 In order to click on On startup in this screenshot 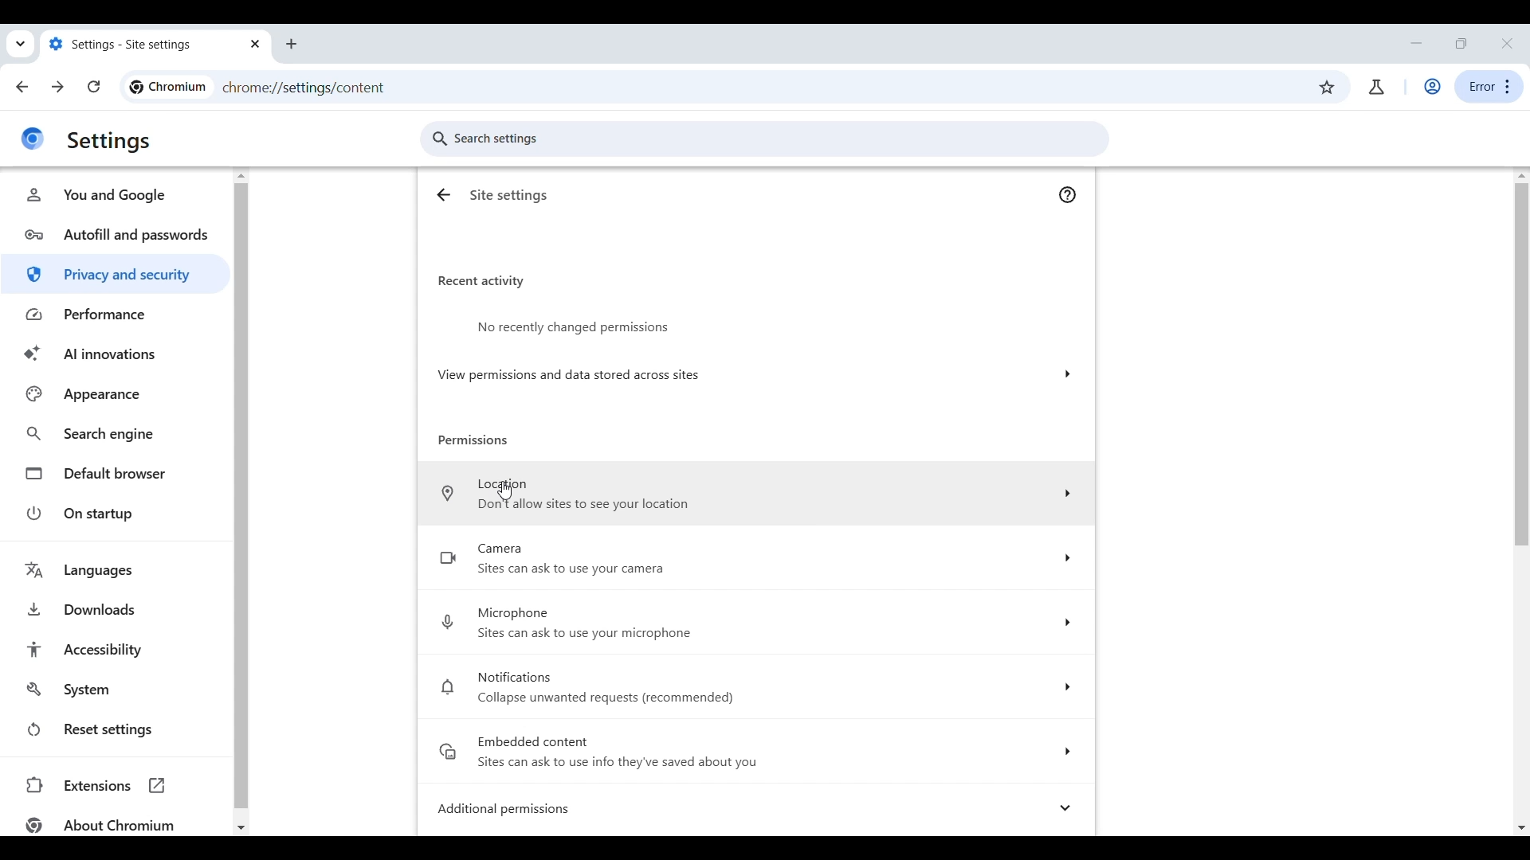, I will do `click(113, 513)`.